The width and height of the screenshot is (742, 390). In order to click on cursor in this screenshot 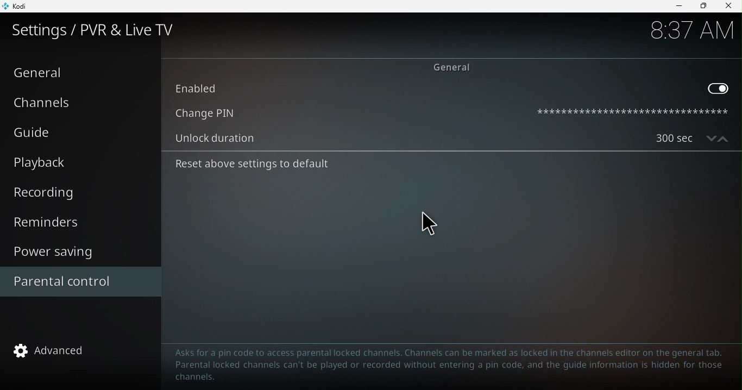, I will do `click(431, 225)`.